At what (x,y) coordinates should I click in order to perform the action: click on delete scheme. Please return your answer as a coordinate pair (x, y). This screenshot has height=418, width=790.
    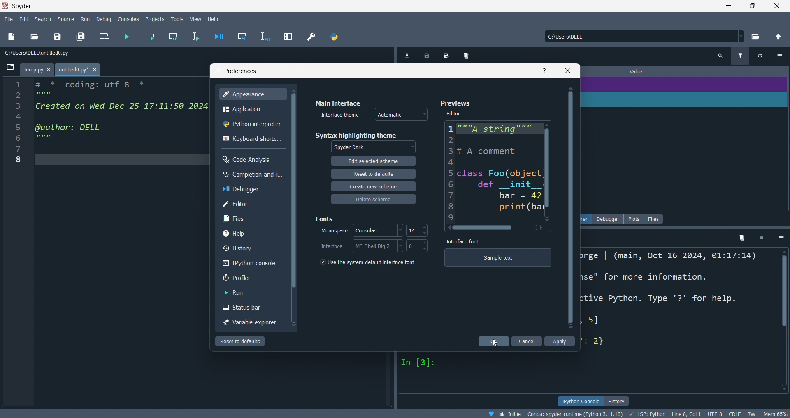
    Looking at the image, I should click on (372, 199).